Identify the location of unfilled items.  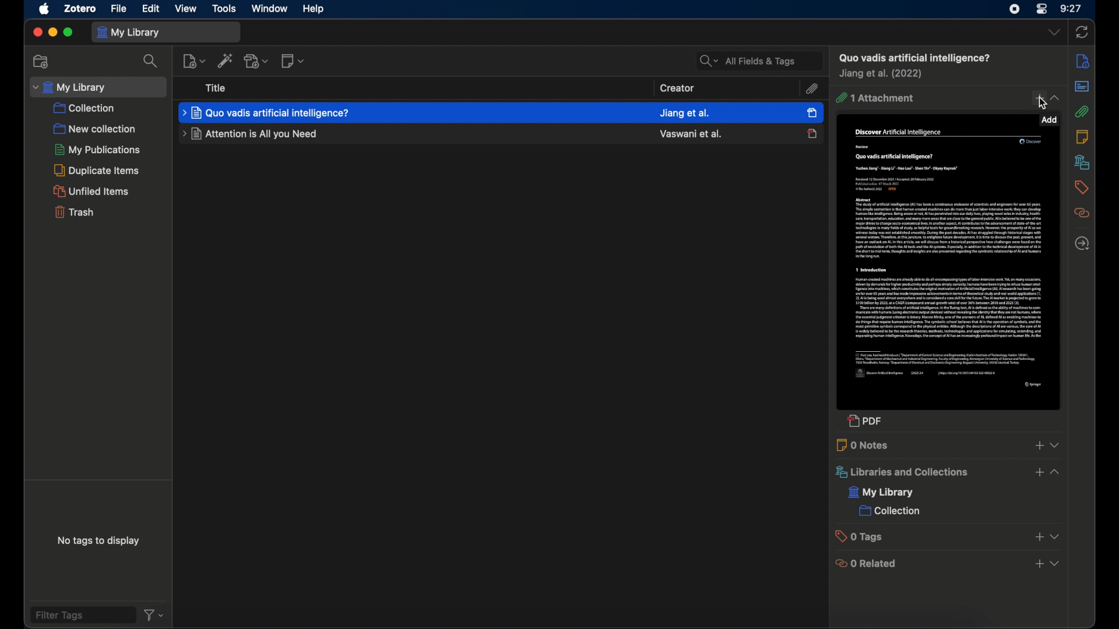
(93, 191).